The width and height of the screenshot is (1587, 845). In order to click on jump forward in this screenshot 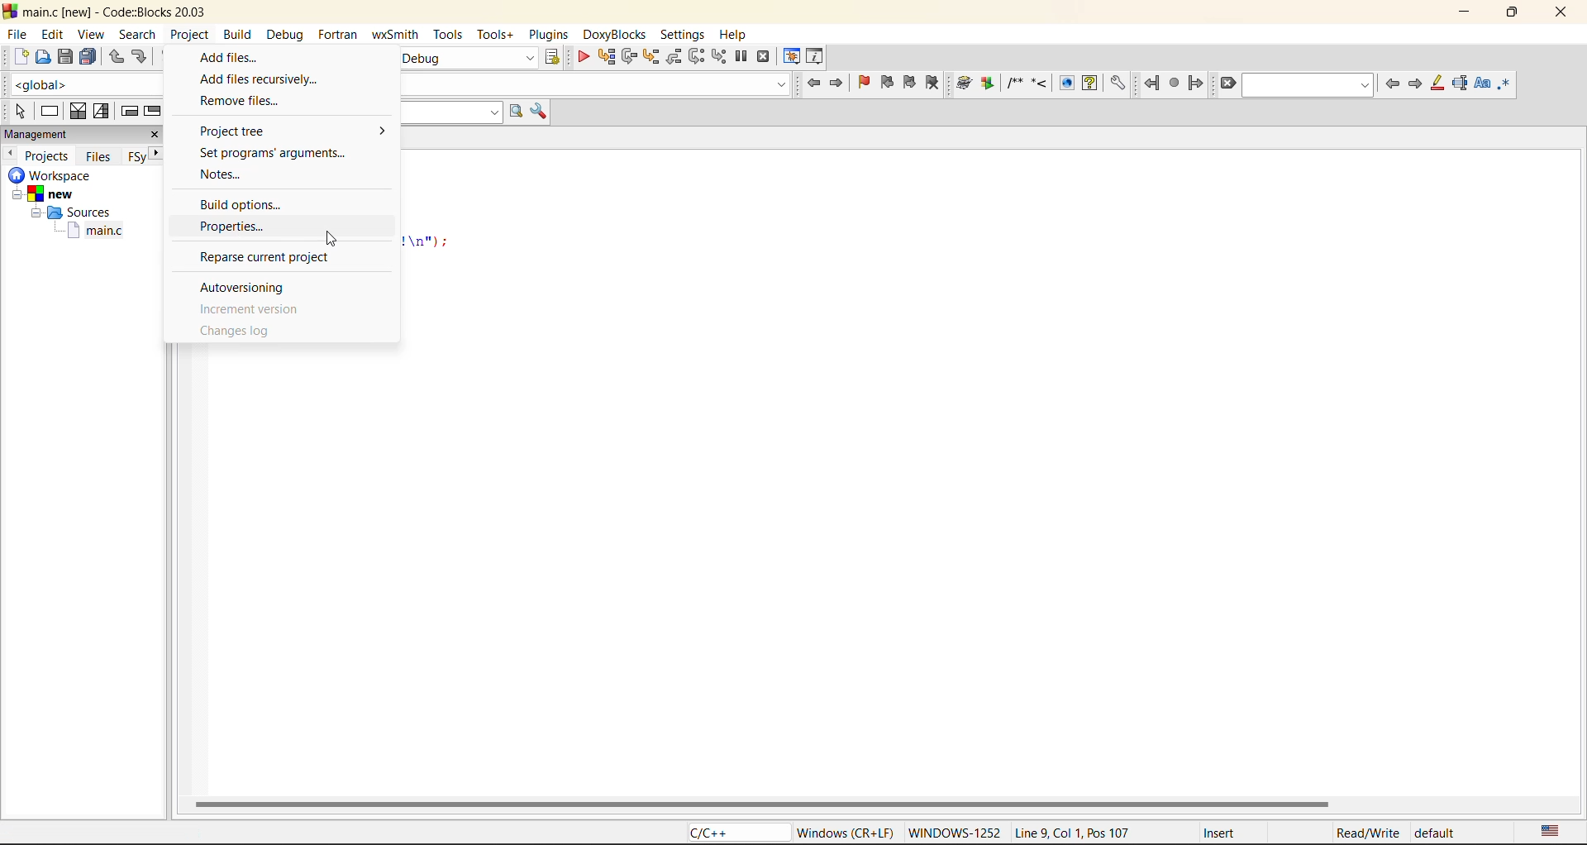, I will do `click(838, 85)`.